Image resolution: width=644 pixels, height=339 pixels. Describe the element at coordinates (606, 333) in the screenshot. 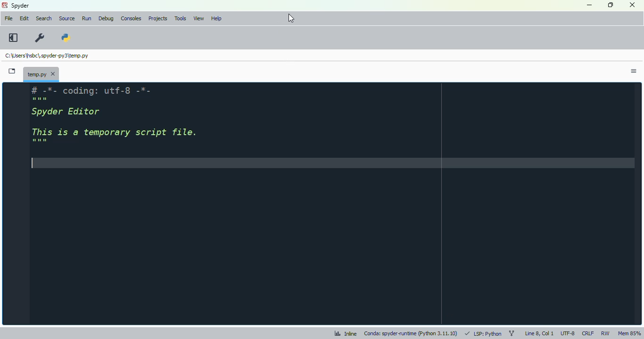

I see `RW` at that location.